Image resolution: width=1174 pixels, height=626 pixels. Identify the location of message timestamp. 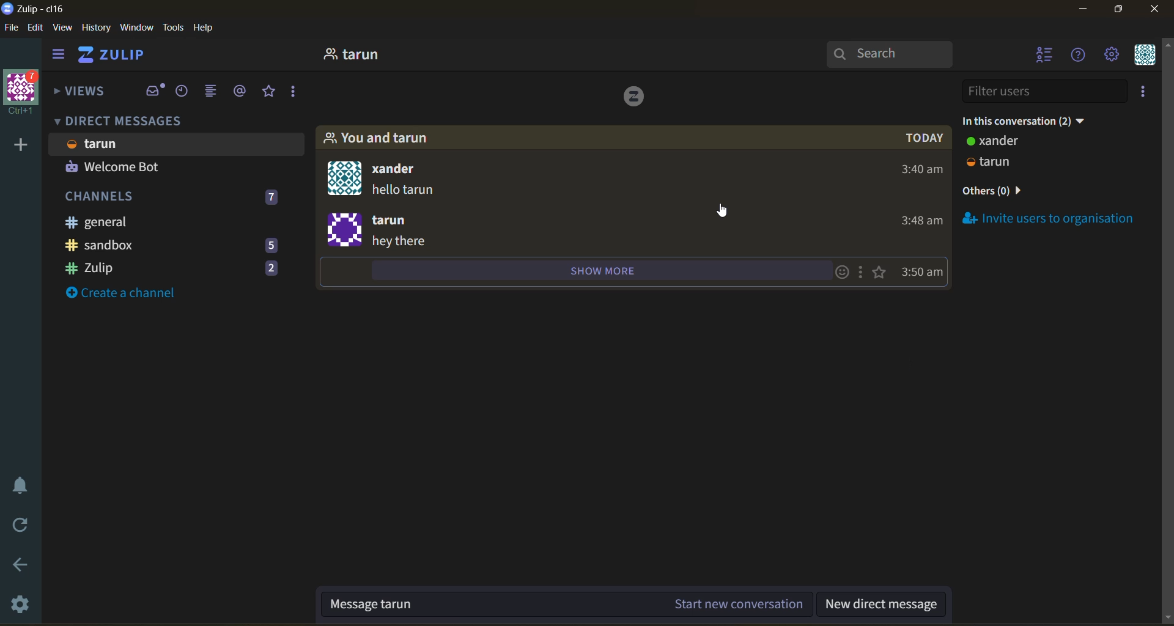
(921, 274).